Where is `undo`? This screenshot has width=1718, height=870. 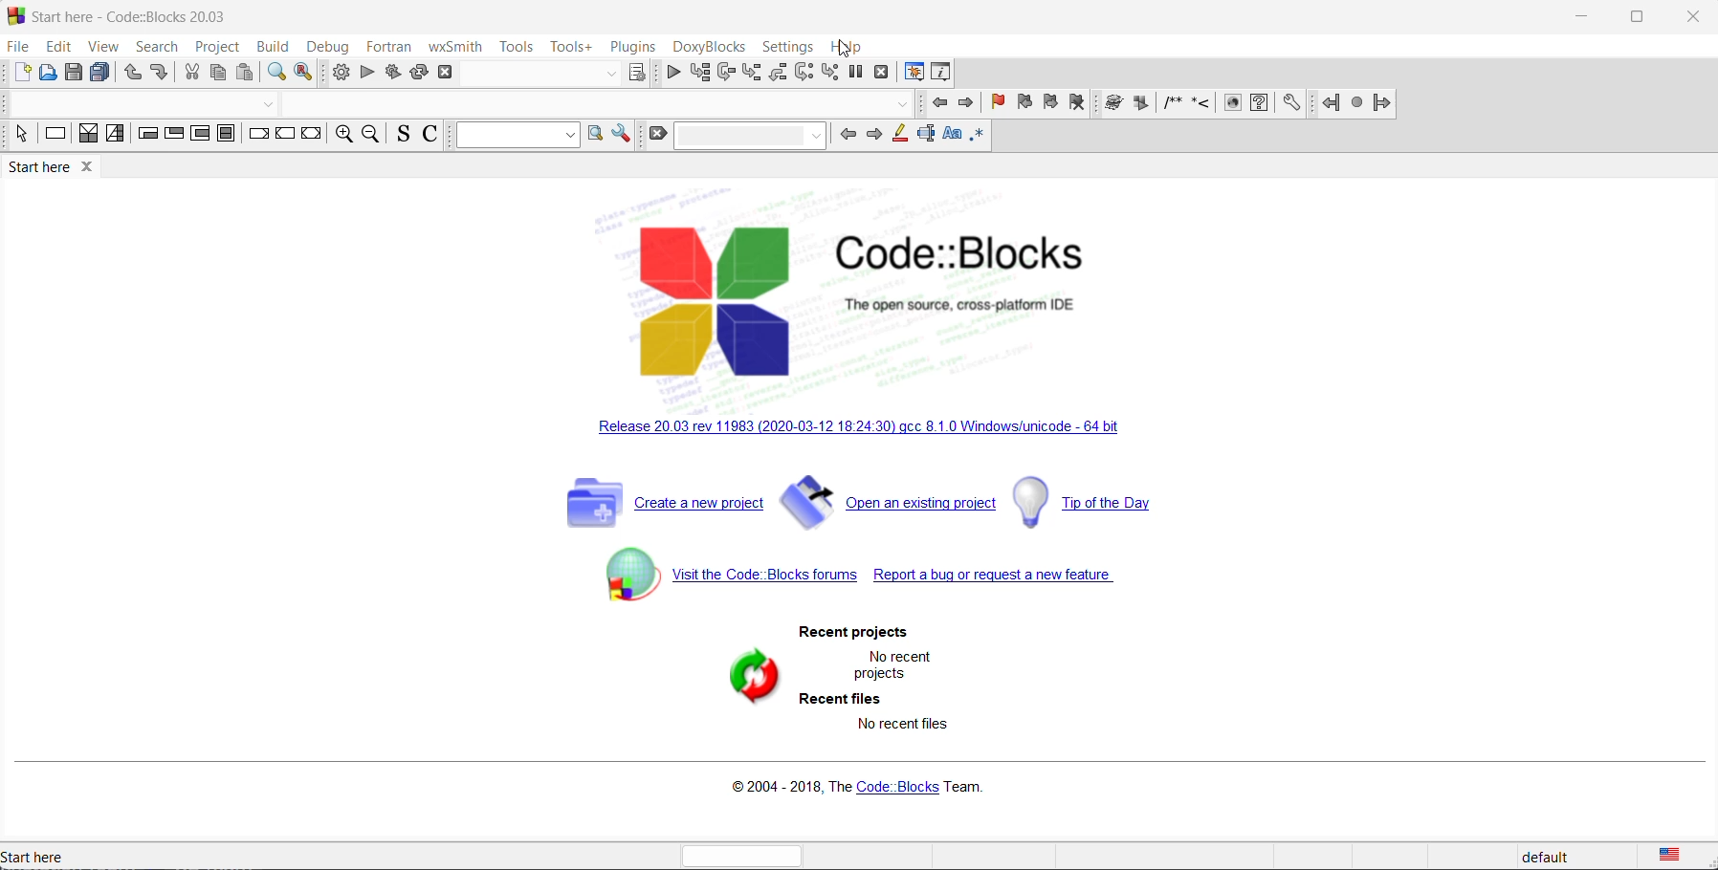
undo is located at coordinates (134, 72).